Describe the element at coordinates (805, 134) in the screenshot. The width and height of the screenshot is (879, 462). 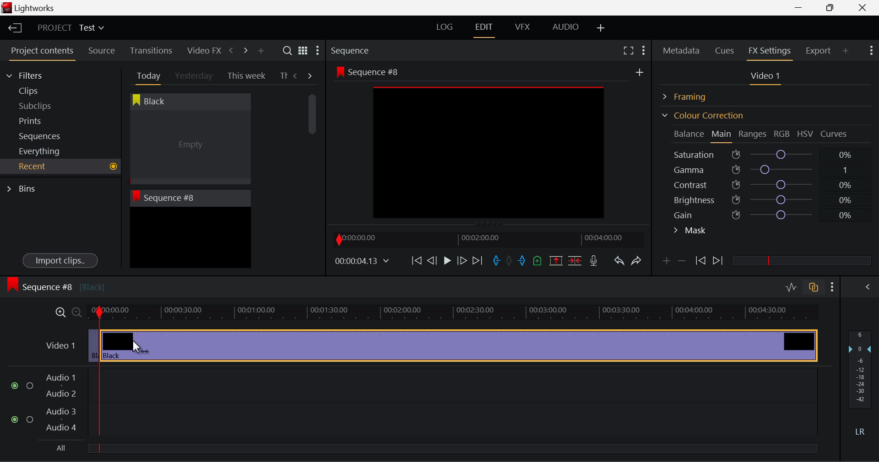
I see `HSV` at that location.